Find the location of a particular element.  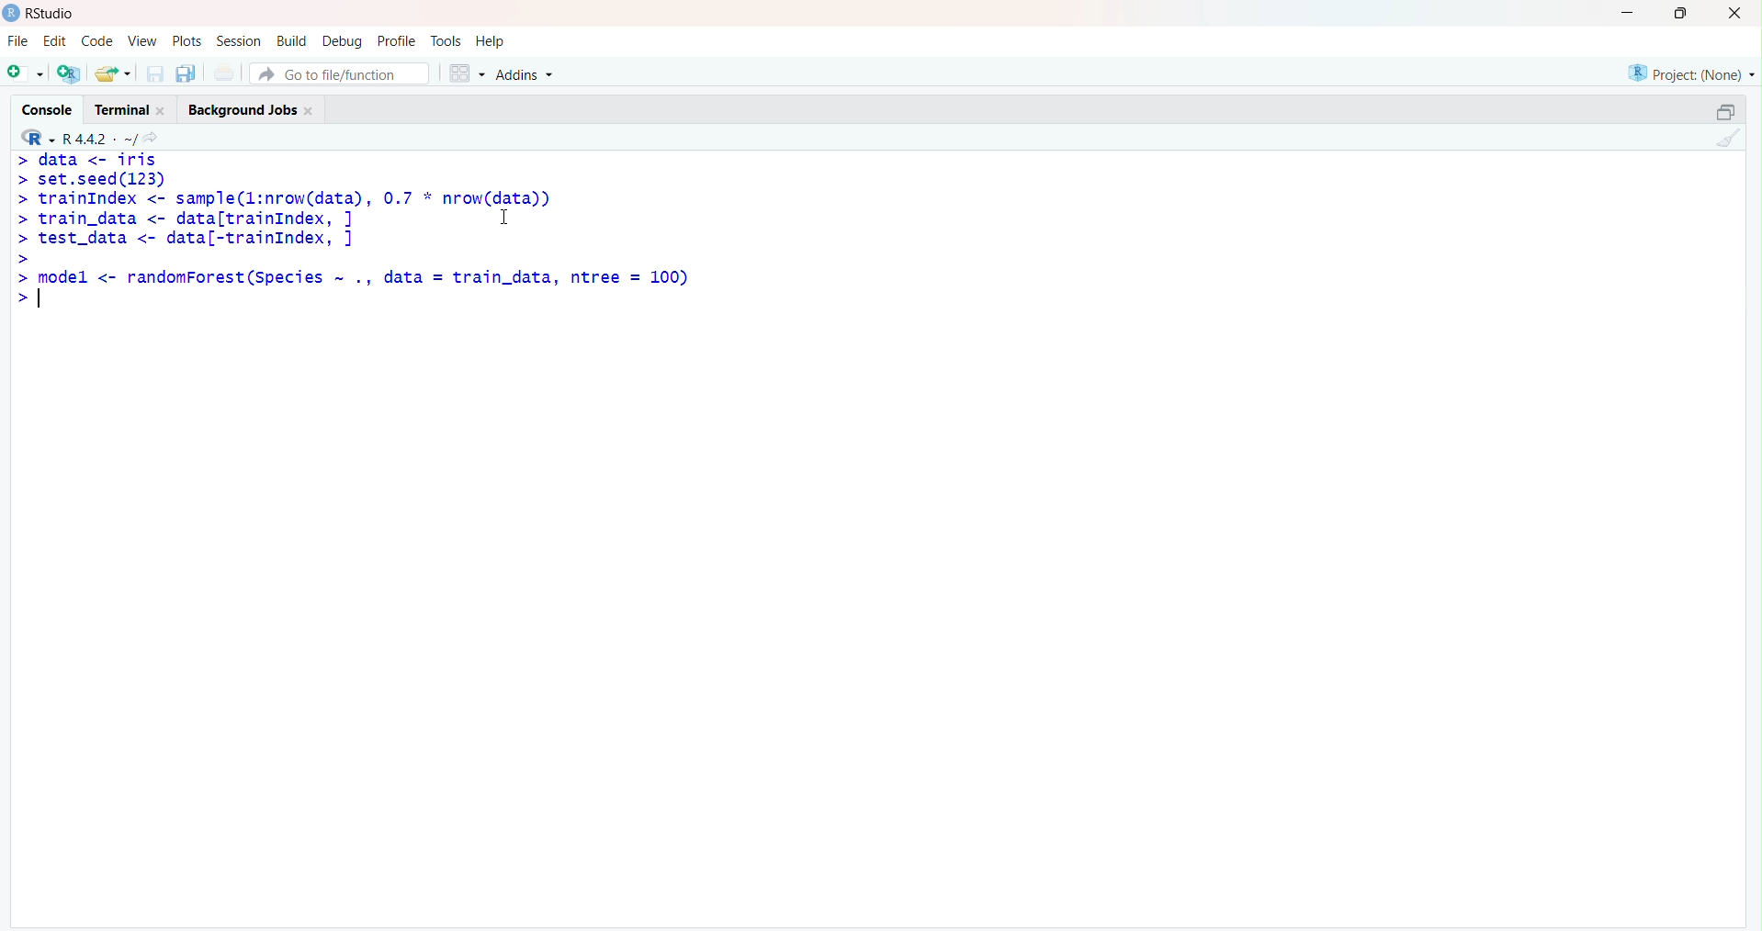

R.4.4.2. ~/ is located at coordinates (101, 136).